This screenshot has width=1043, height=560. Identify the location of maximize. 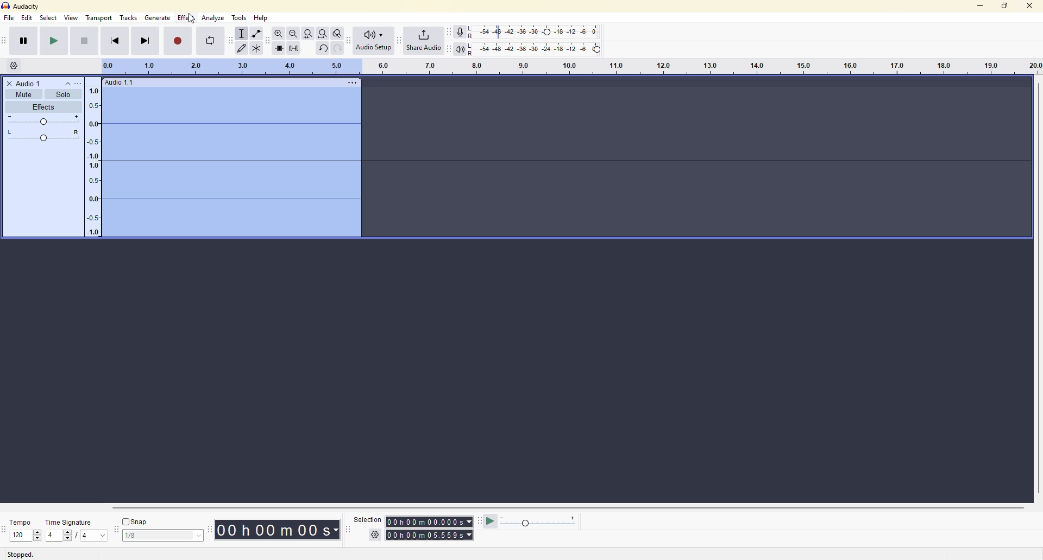
(1004, 5).